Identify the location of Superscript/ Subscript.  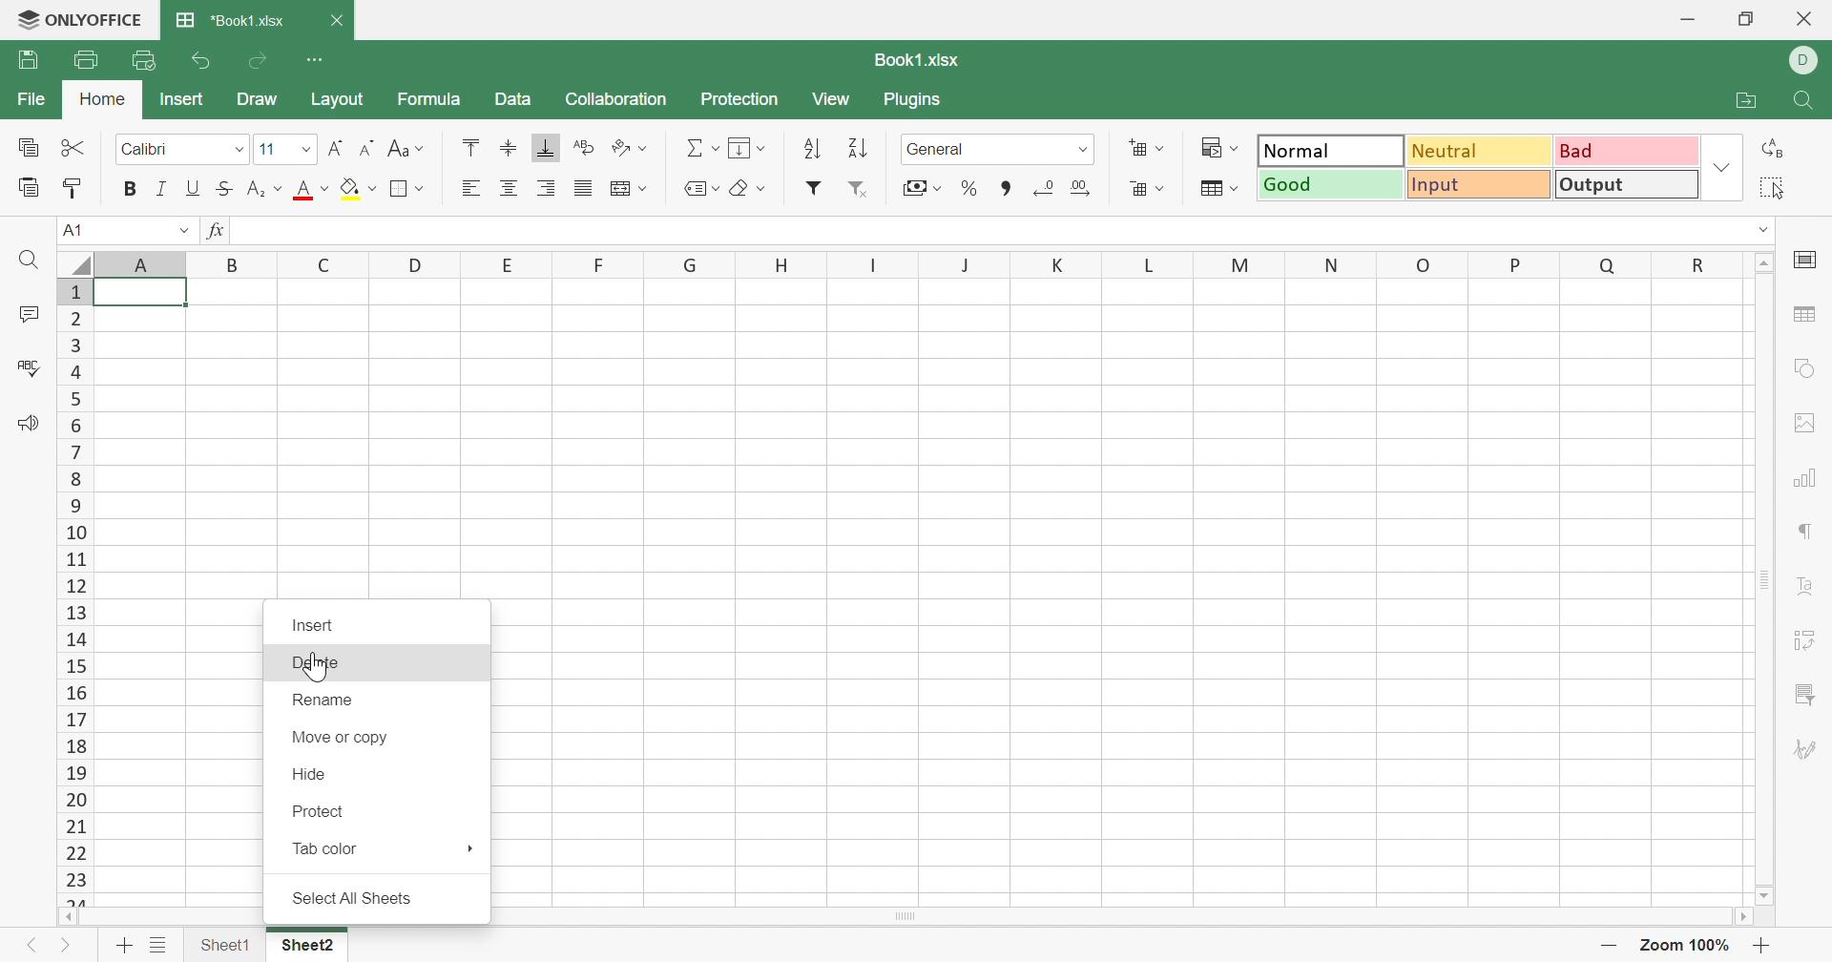
(256, 189).